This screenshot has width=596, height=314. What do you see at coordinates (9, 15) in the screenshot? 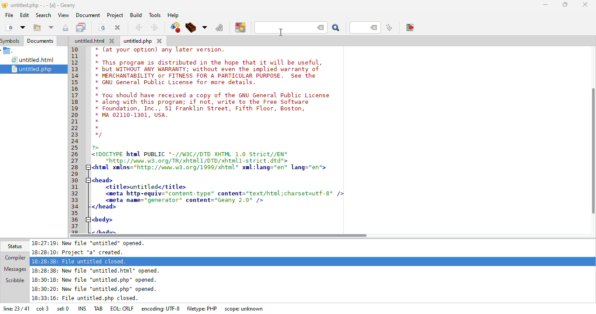
I see `file` at bounding box center [9, 15].